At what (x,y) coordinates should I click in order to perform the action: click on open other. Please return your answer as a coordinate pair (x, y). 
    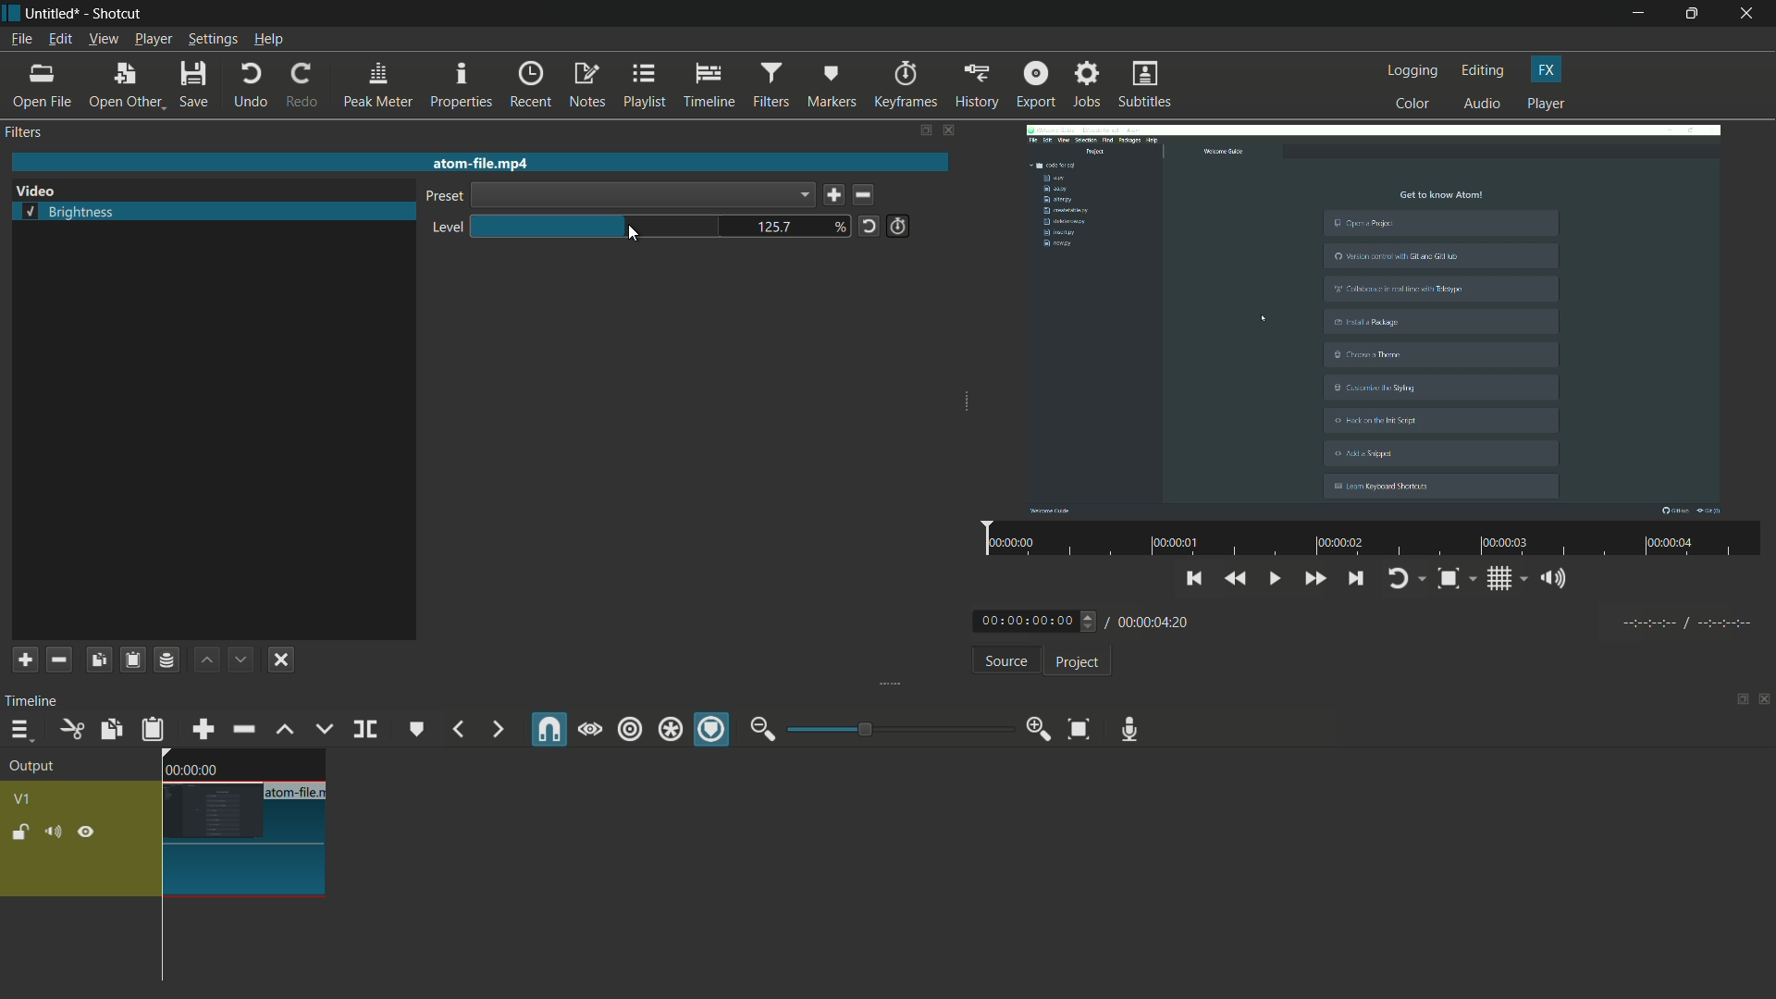
    Looking at the image, I should click on (126, 86).